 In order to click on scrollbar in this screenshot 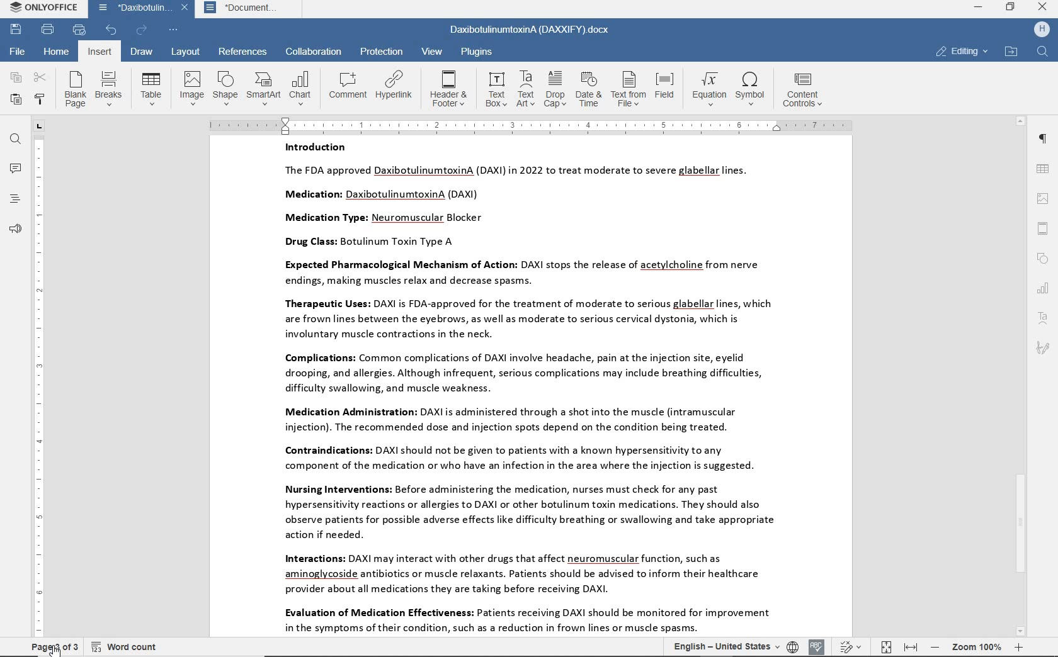, I will do `click(1021, 377)`.